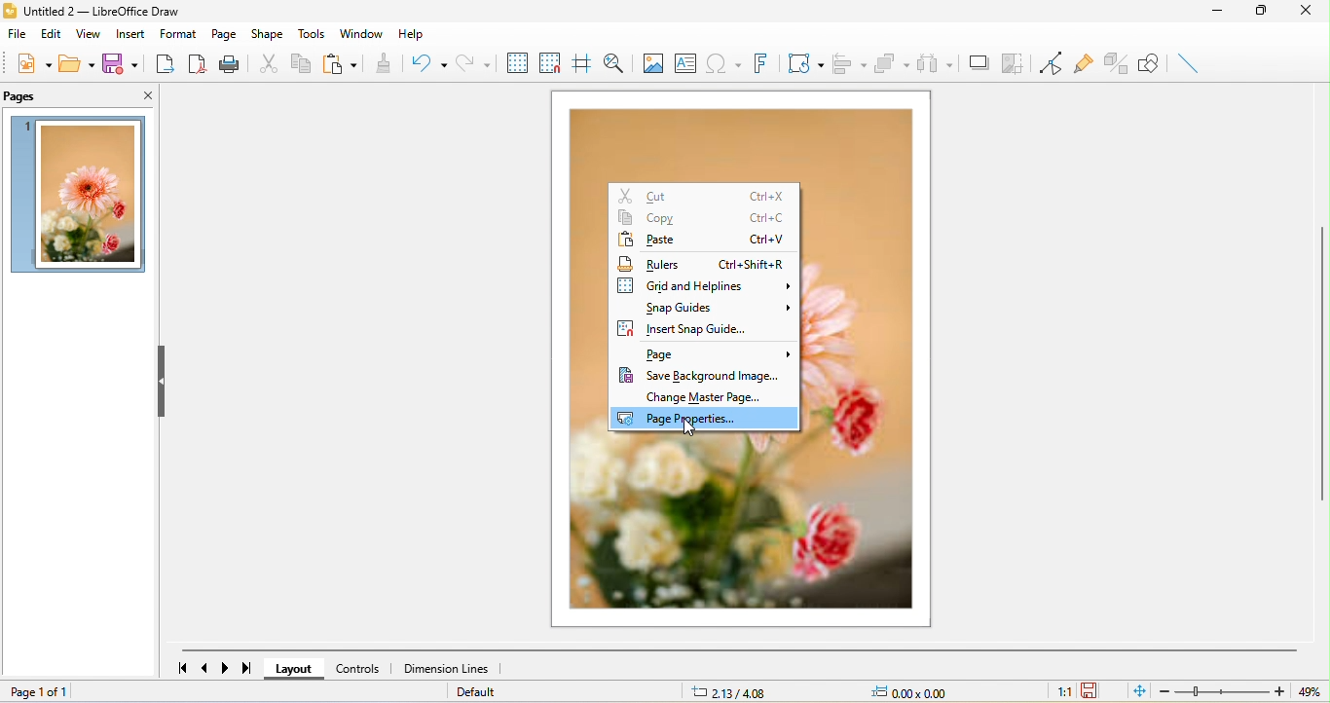  What do you see at coordinates (705, 217) in the screenshot?
I see `copy` at bounding box center [705, 217].